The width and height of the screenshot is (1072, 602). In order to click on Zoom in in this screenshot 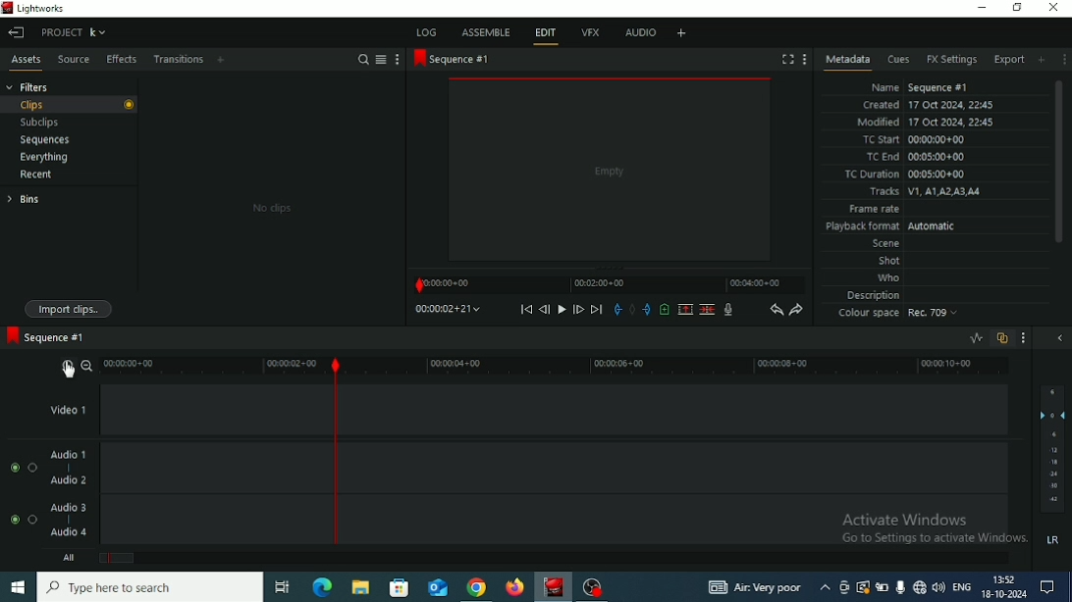, I will do `click(66, 369)`.